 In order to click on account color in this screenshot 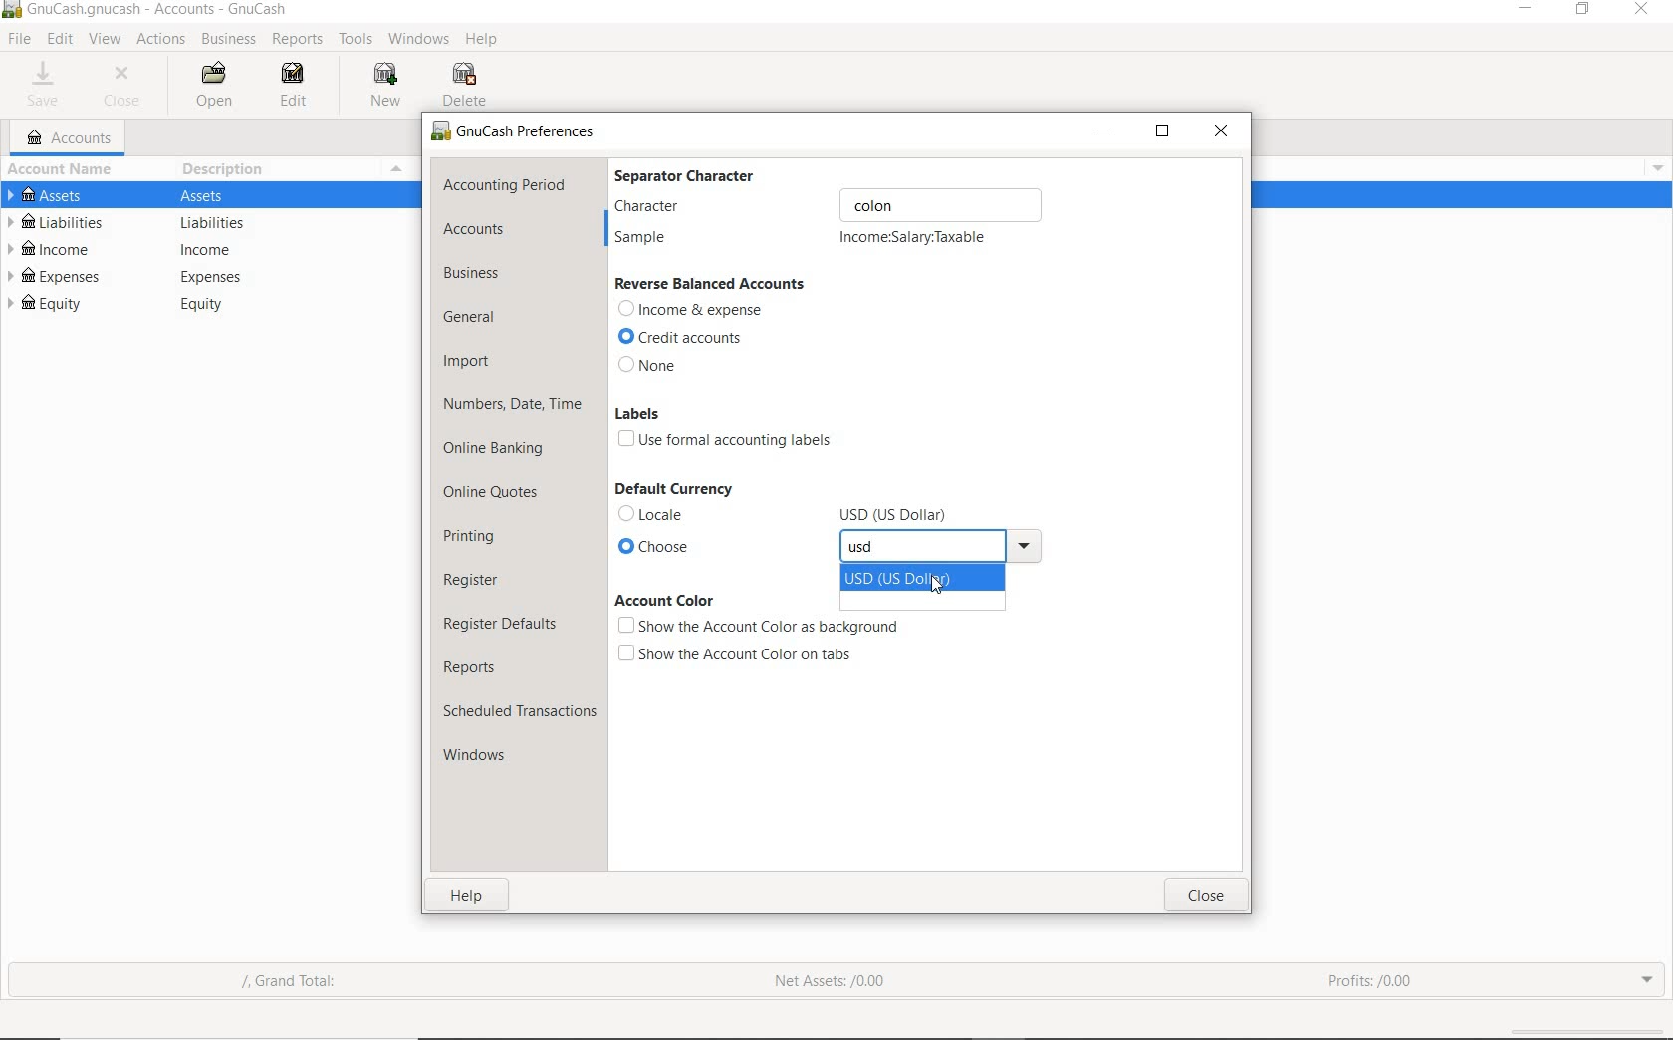, I will do `click(663, 600)`.